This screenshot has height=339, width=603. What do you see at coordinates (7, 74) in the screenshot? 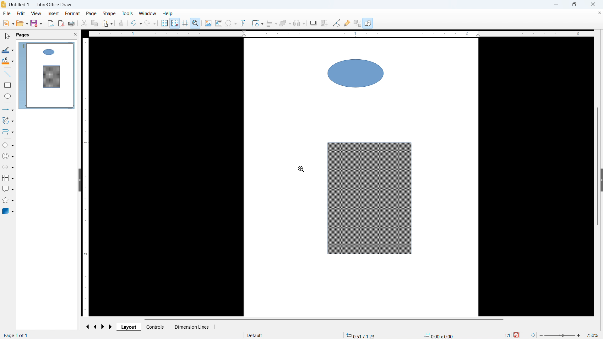
I see `line` at bounding box center [7, 74].